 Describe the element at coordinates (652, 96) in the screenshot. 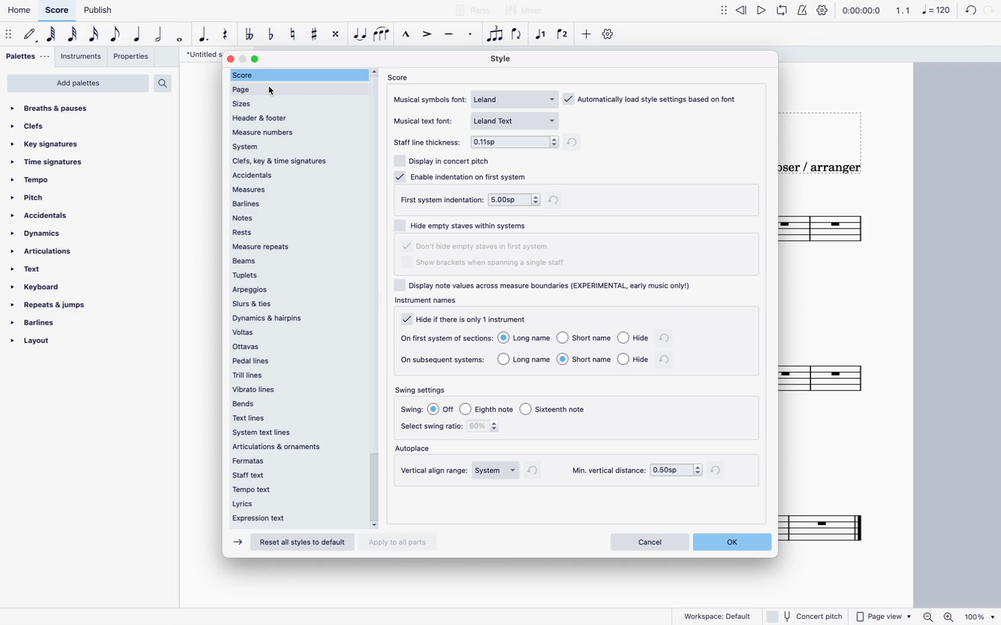

I see `automatically load` at that location.